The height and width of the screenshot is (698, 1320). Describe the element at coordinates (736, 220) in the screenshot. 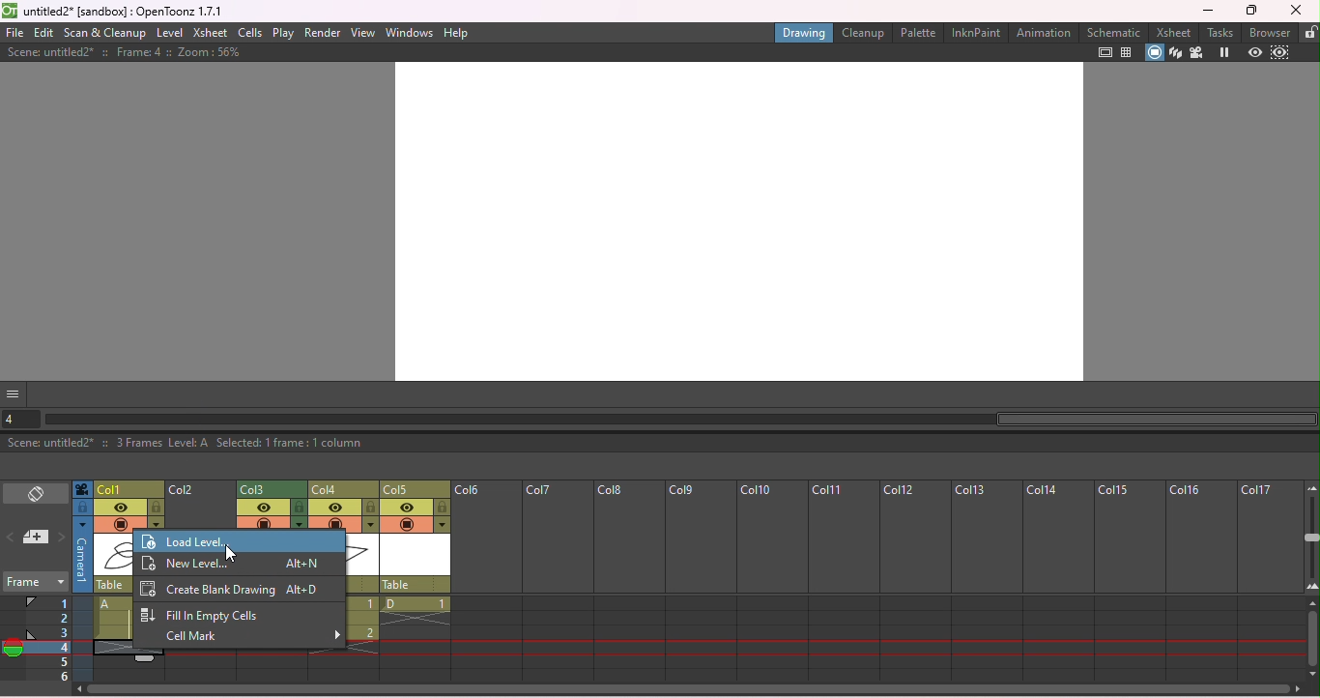

I see `Canvas` at that location.